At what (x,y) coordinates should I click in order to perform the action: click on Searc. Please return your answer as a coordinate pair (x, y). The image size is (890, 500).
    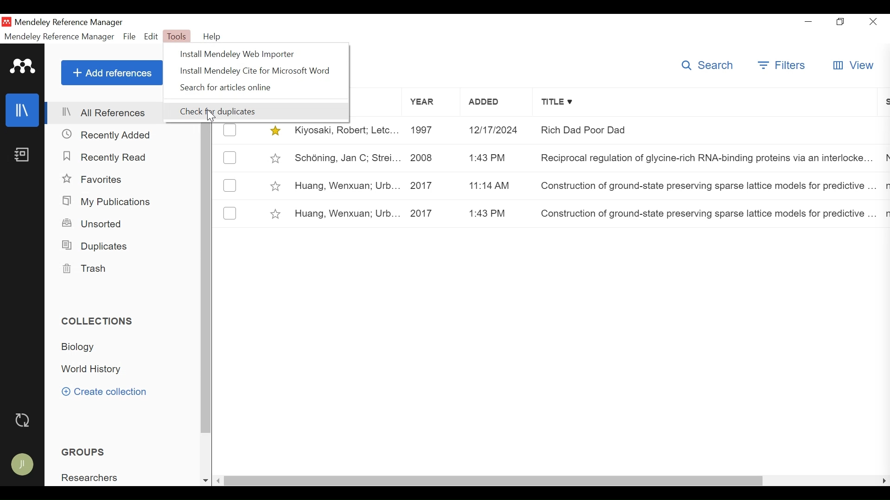
    Looking at the image, I should click on (711, 66).